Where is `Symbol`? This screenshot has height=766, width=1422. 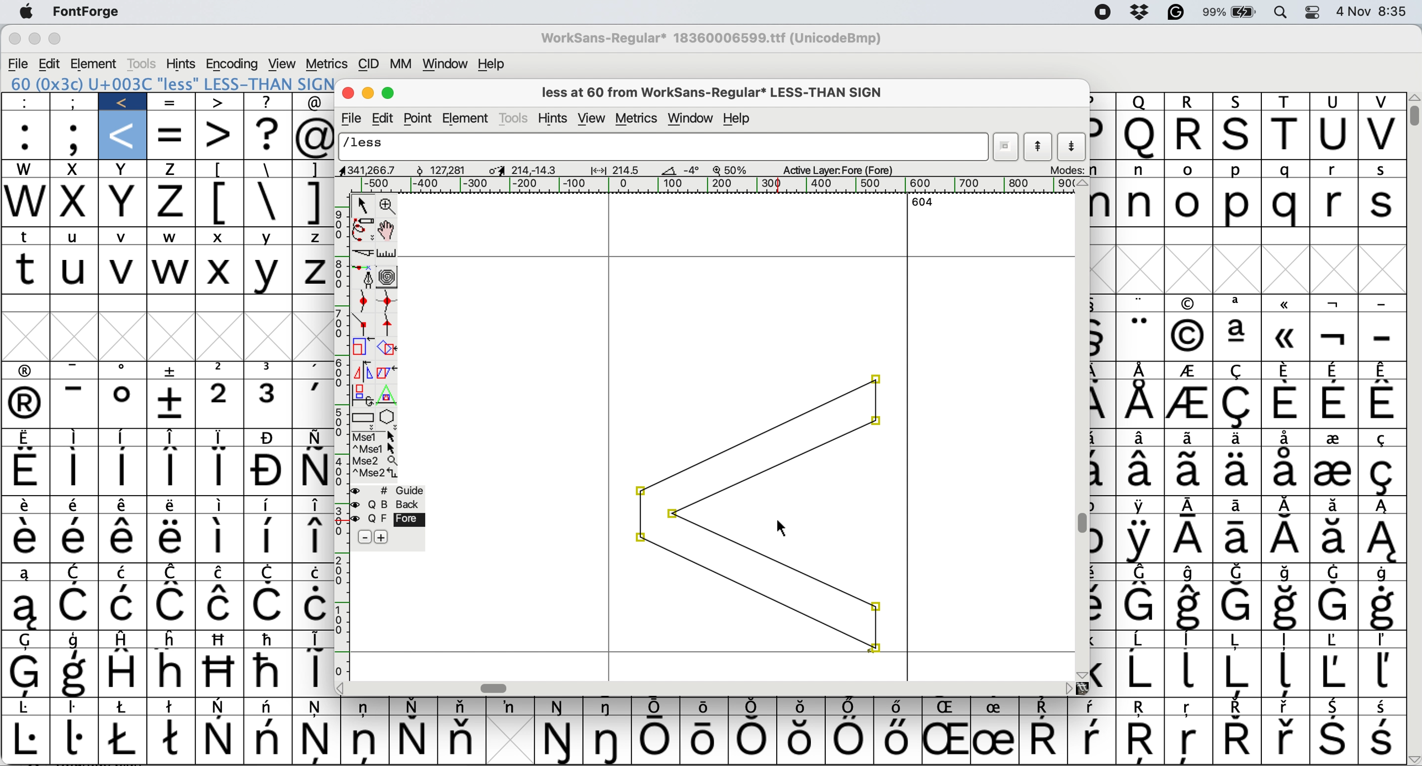 Symbol is located at coordinates (459, 739).